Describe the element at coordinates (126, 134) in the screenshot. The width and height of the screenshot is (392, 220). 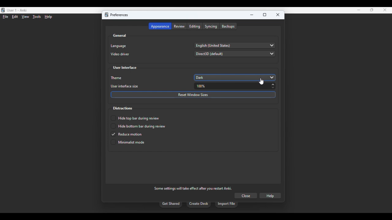
I see `reduce motion` at that location.